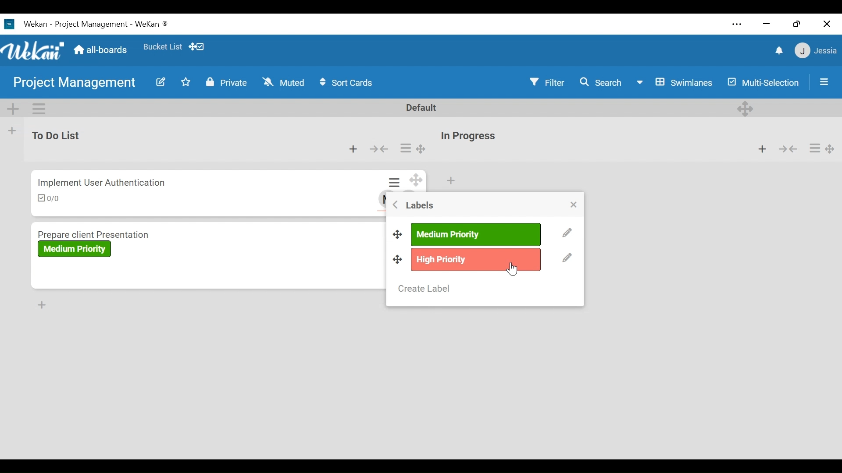 Image resolution: width=842 pixels, height=473 pixels. I want to click on Search, so click(598, 82).